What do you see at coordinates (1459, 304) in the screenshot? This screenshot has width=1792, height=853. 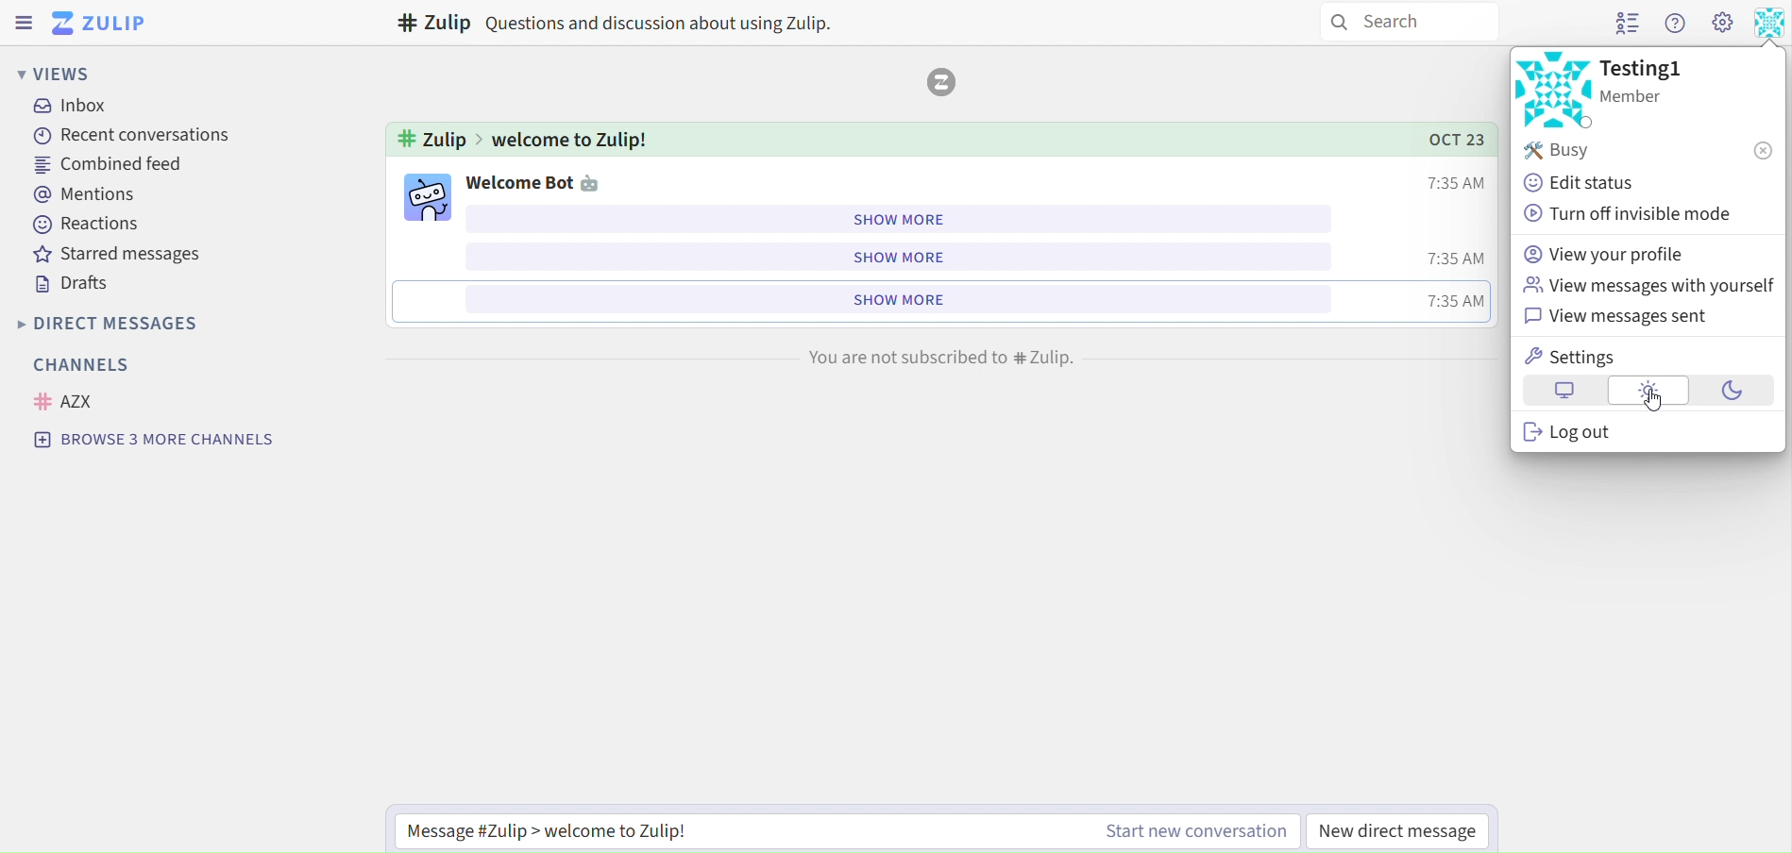 I see `time` at bounding box center [1459, 304].